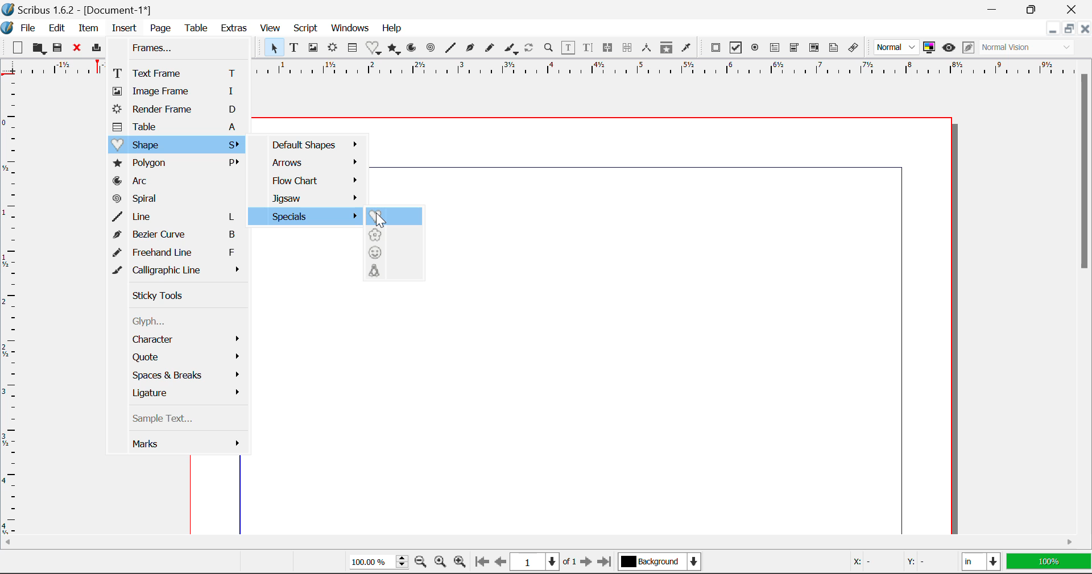 This screenshot has height=574, width=1092. Describe the element at coordinates (85, 11) in the screenshot. I see `Scribus 1.6.2 - [Document-1*]` at that location.